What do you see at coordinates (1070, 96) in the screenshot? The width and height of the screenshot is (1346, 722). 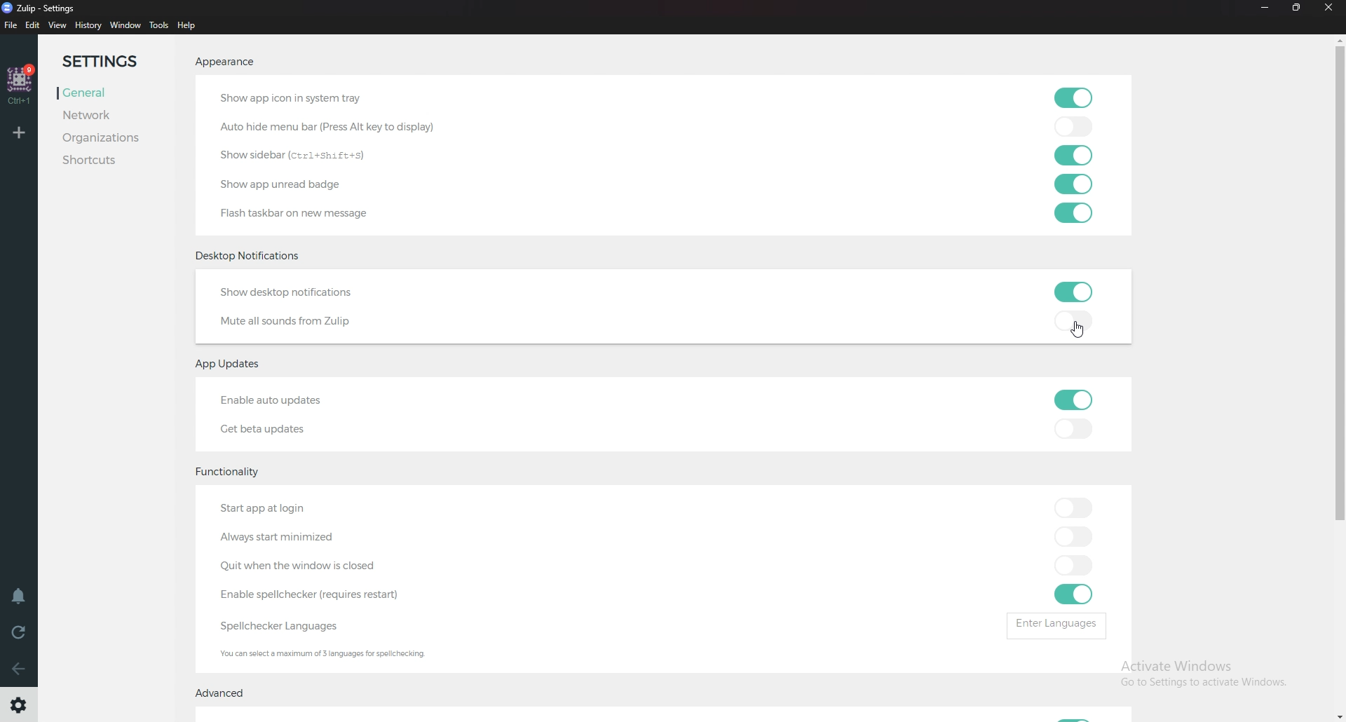 I see `toggle` at bounding box center [1070, 96].